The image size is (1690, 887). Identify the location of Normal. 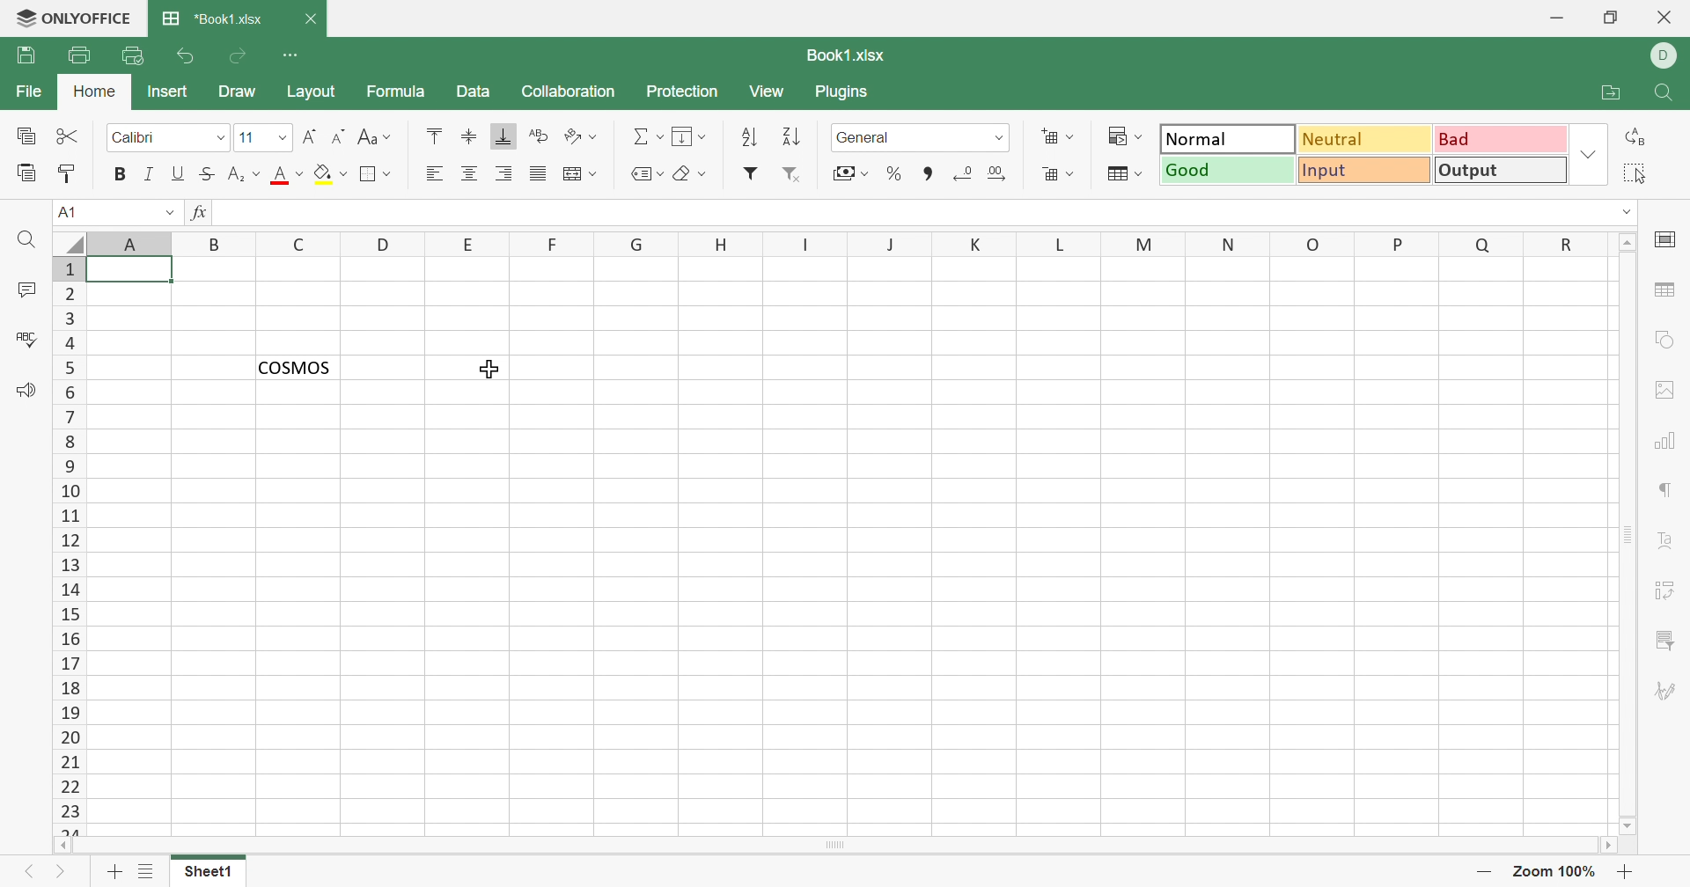
(1228, 137).